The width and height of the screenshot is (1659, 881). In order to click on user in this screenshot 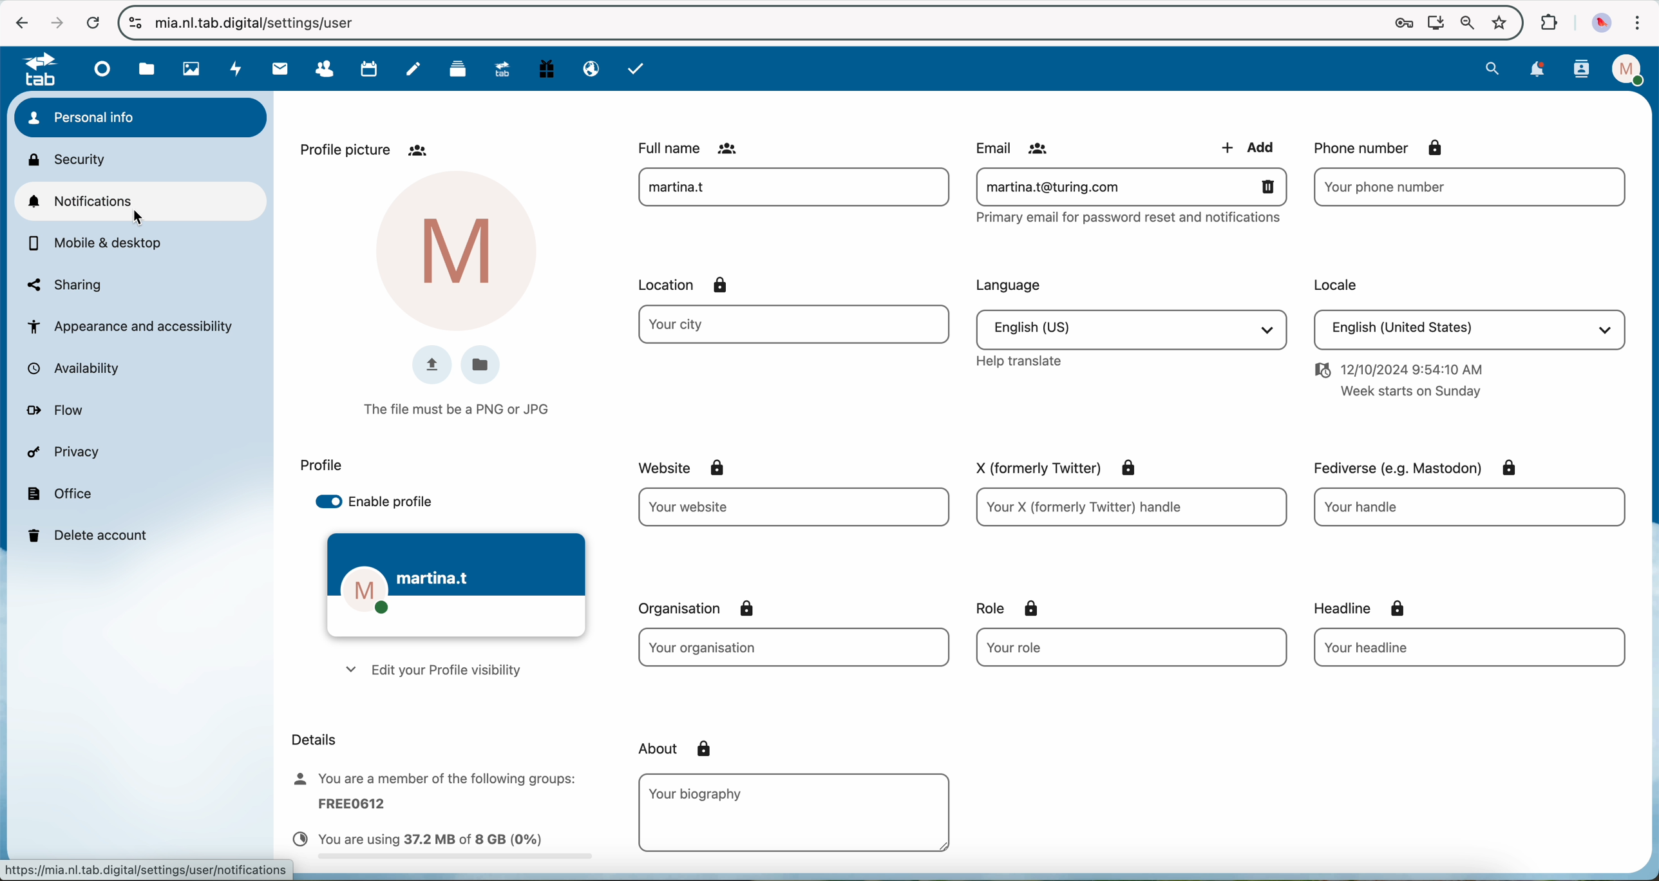, I will do `click(792, 187)`.